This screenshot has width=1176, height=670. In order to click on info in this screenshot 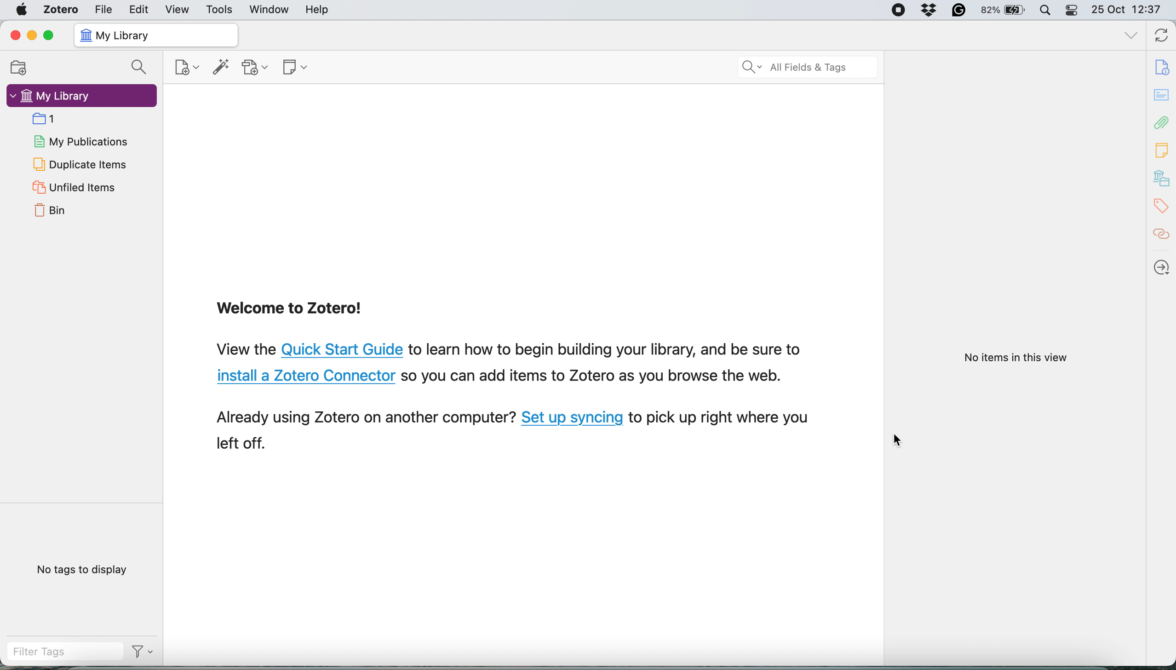, I will do `click(1164, 68)`.